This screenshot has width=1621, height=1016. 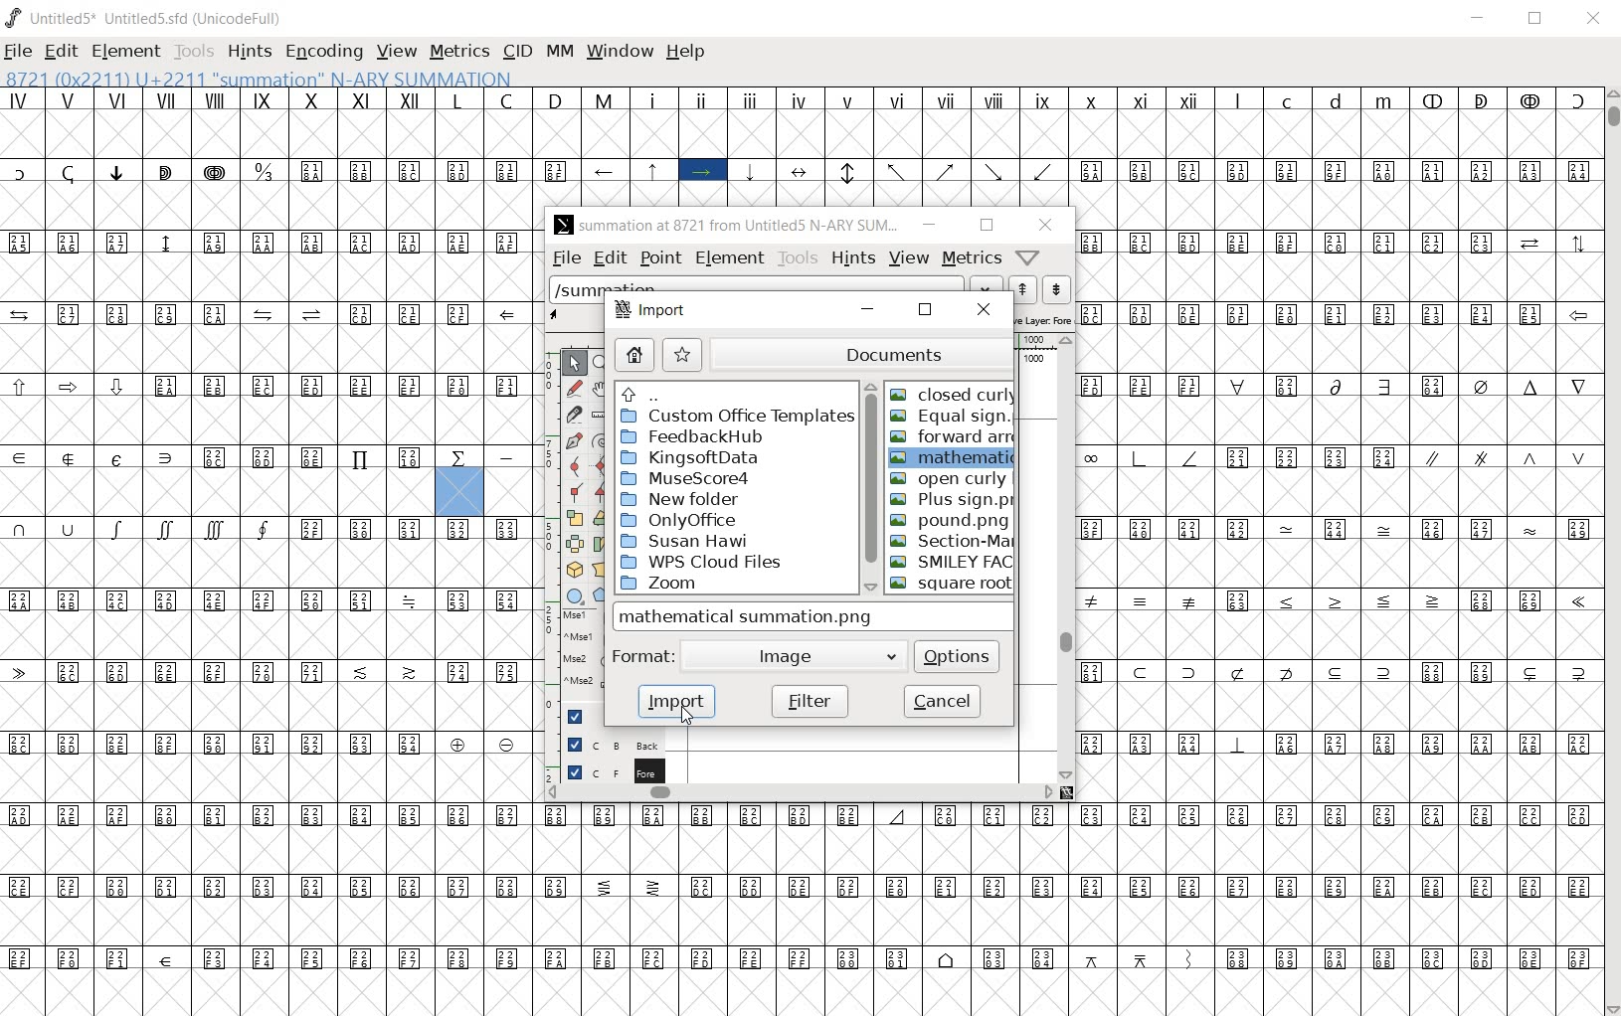 I want to click on minimize, so click(x=930, y=226).